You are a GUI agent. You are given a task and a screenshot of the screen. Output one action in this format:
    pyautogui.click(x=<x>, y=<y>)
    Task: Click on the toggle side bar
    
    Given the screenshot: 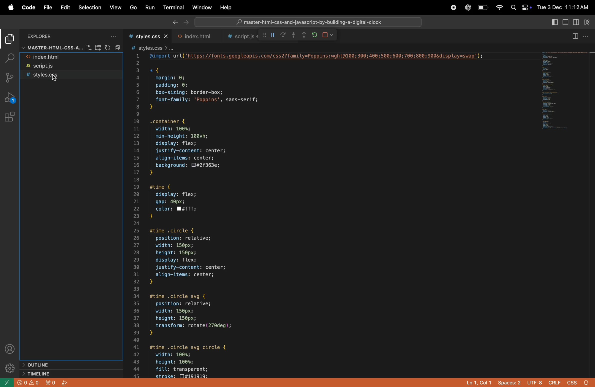 What is the action you would take?
    pyautogui.click(x=576, y=23)
    